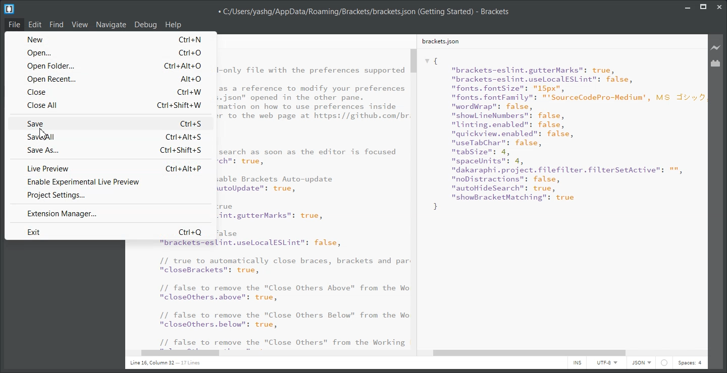 Image resolution: width=727 pixels, height=373 pixels. I want to click on C:/Users/yashg/AppData/Roaming/Brackets/brackets,json (Getting Started) - Brackets, so click(365, 12).